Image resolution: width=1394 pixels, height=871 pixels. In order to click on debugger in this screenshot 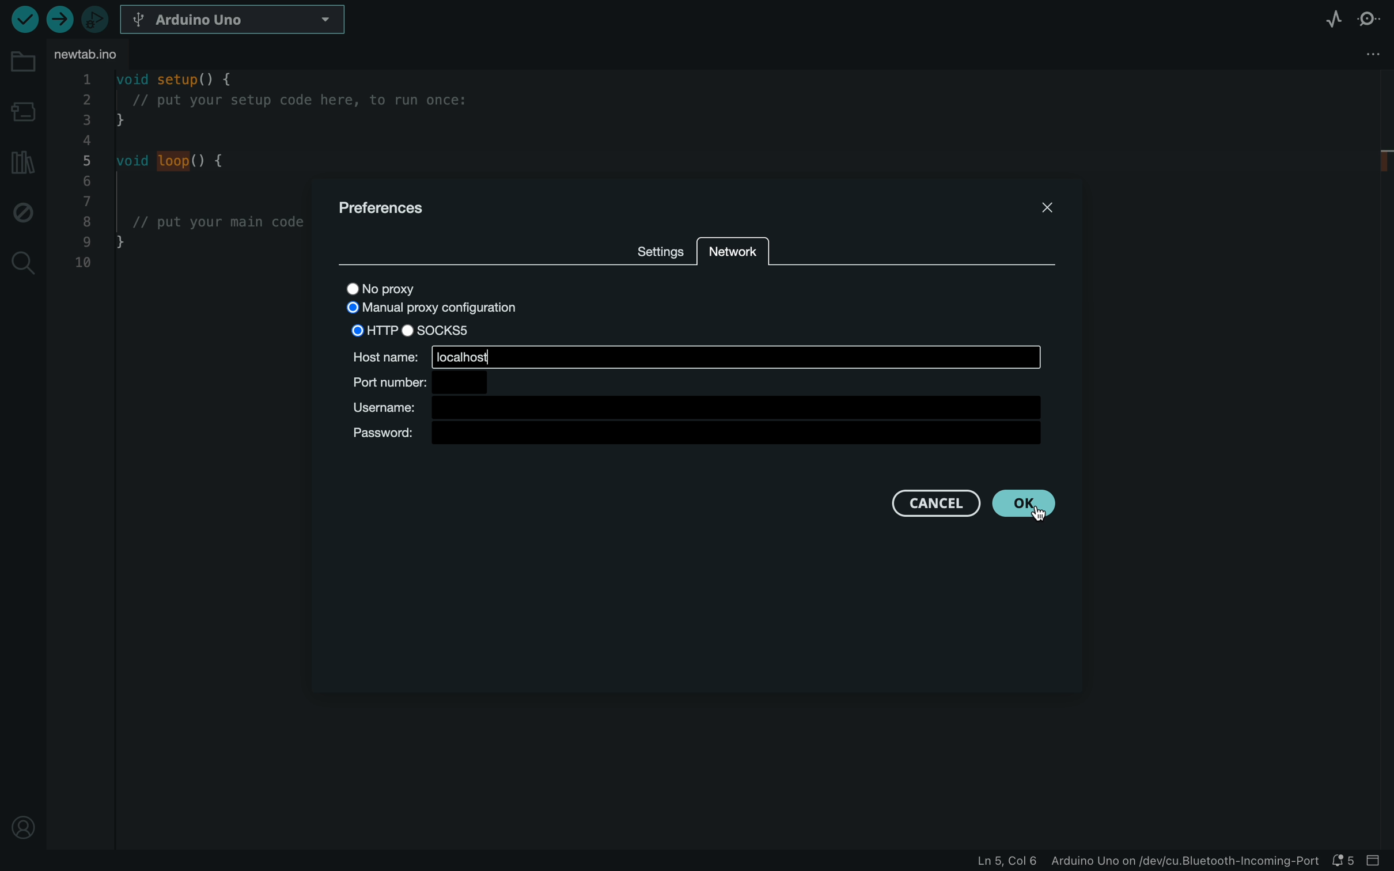, I will do `click(96, 18)`.